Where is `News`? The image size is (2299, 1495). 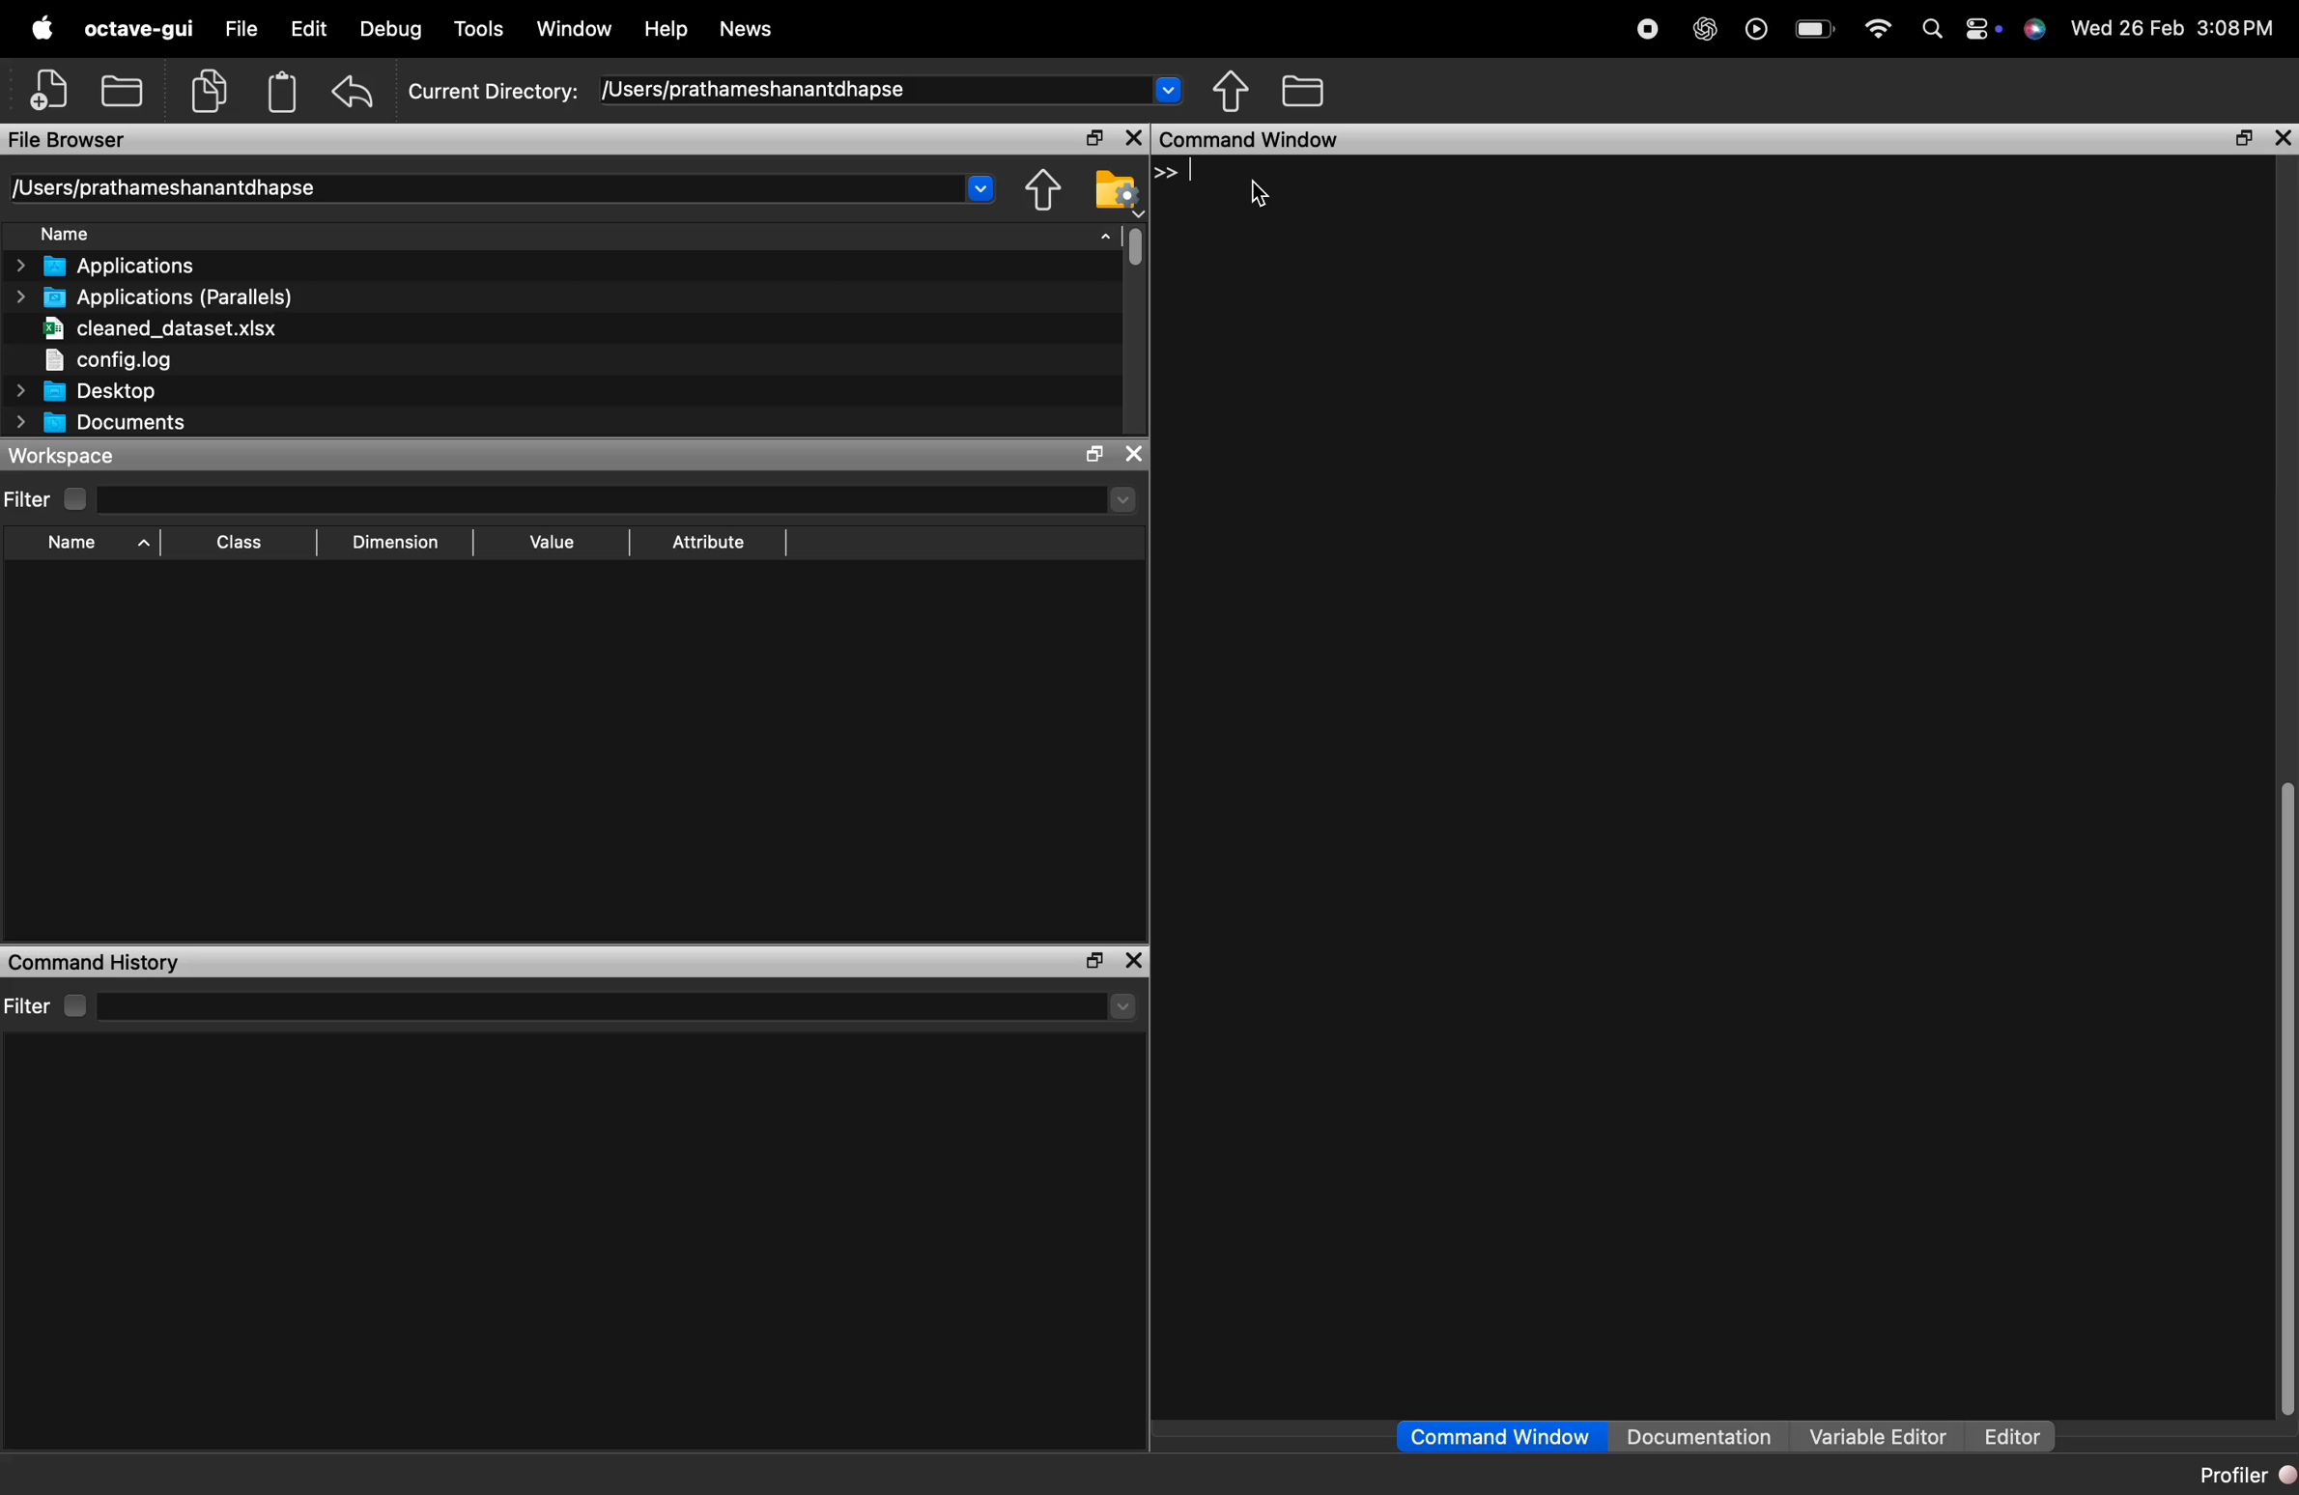
News is located at coordinates (742, 30).